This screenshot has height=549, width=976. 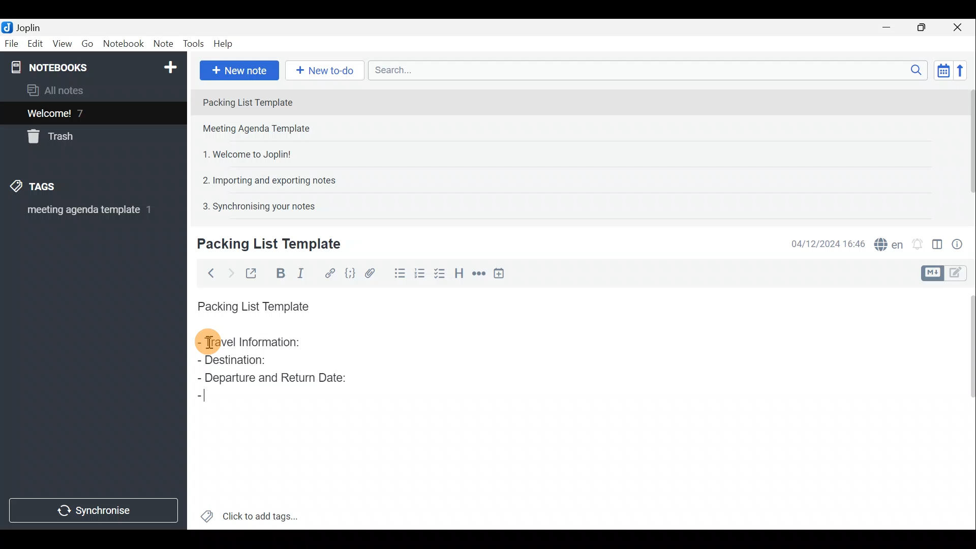 I want to click on Code, so click(x=350, y=272).